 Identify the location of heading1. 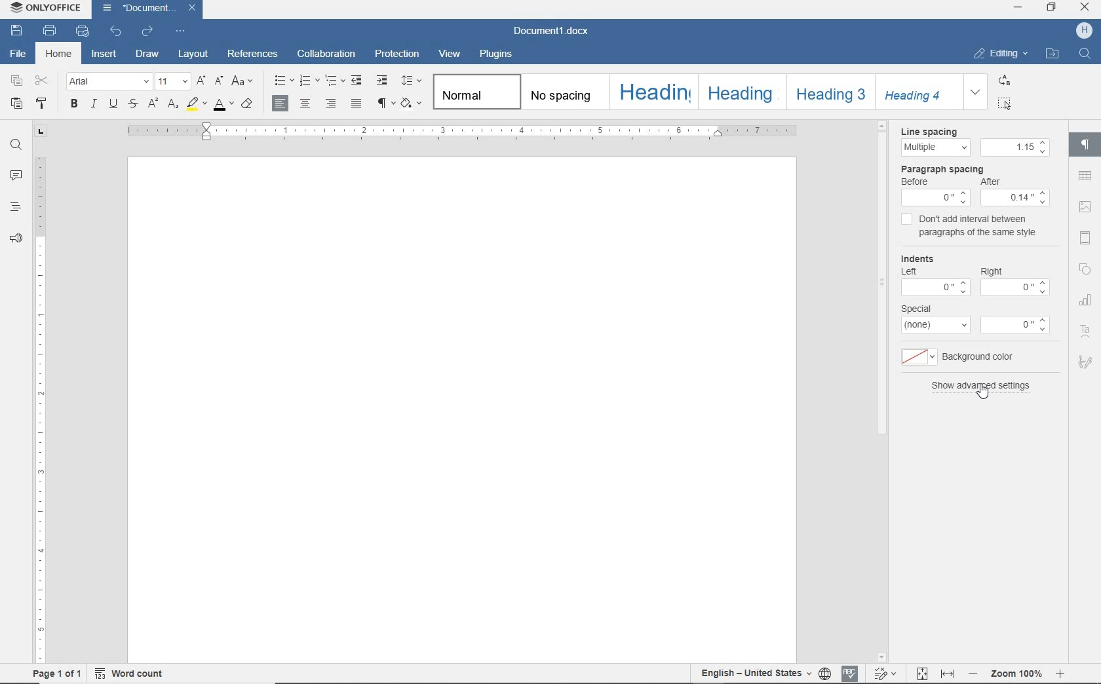
(655, 92).